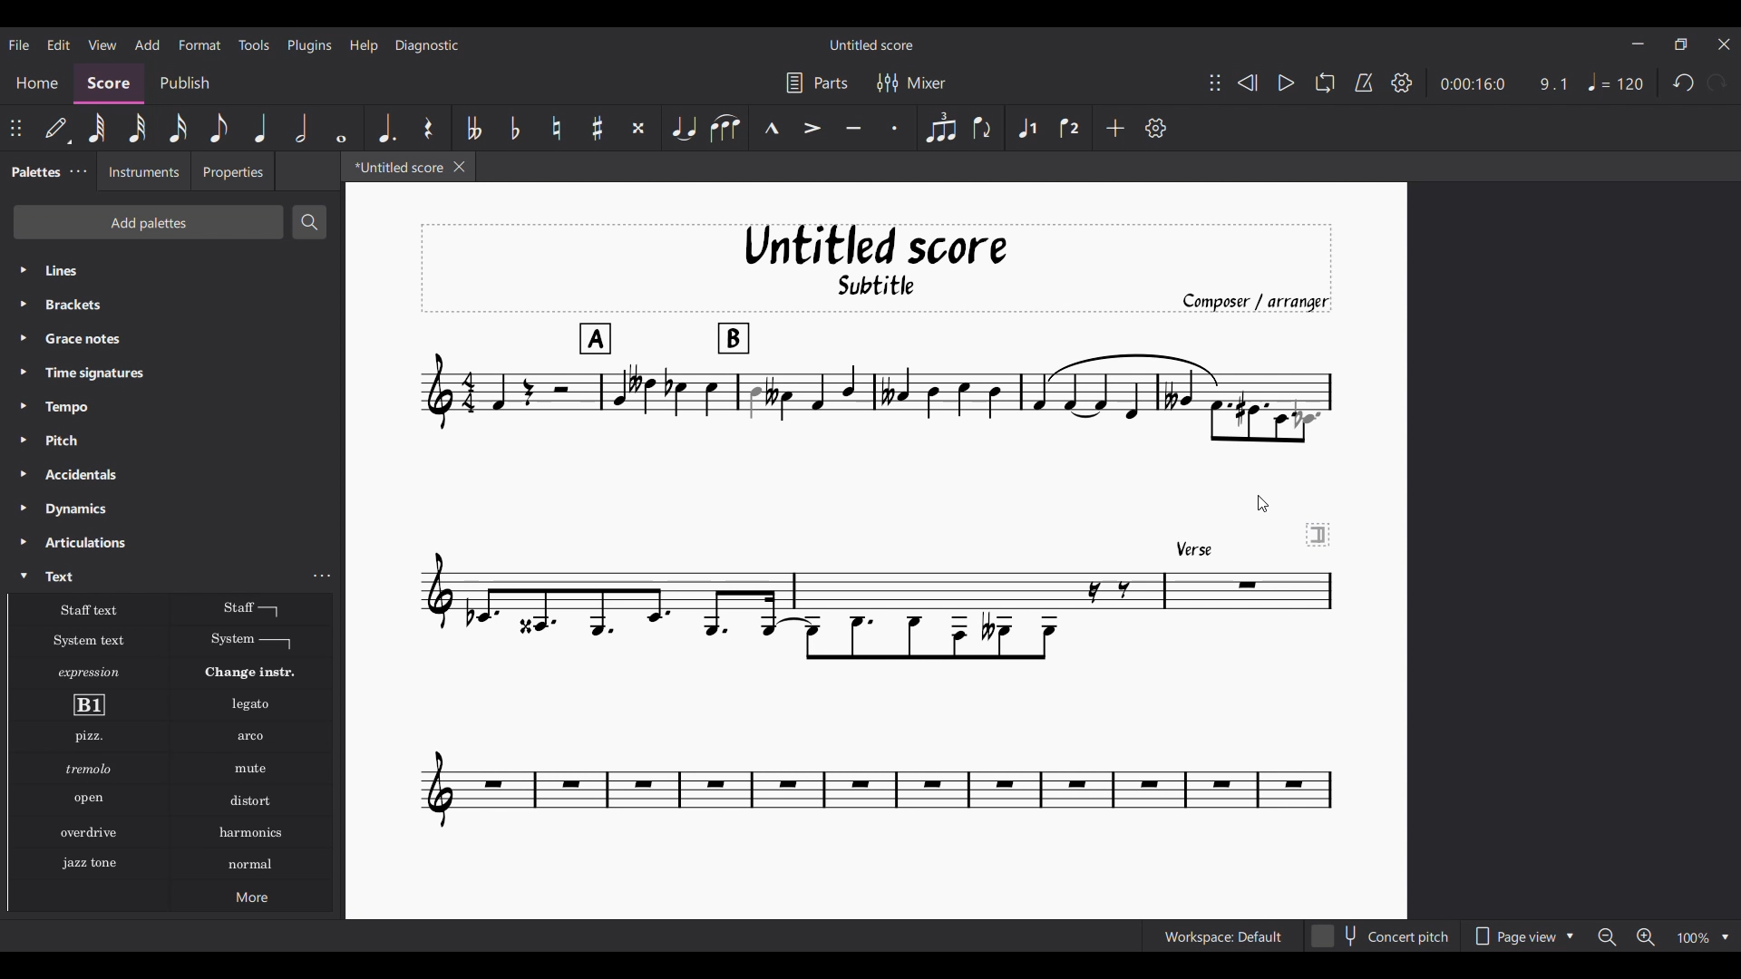  I want to click on Pitch, so click(172, 440).